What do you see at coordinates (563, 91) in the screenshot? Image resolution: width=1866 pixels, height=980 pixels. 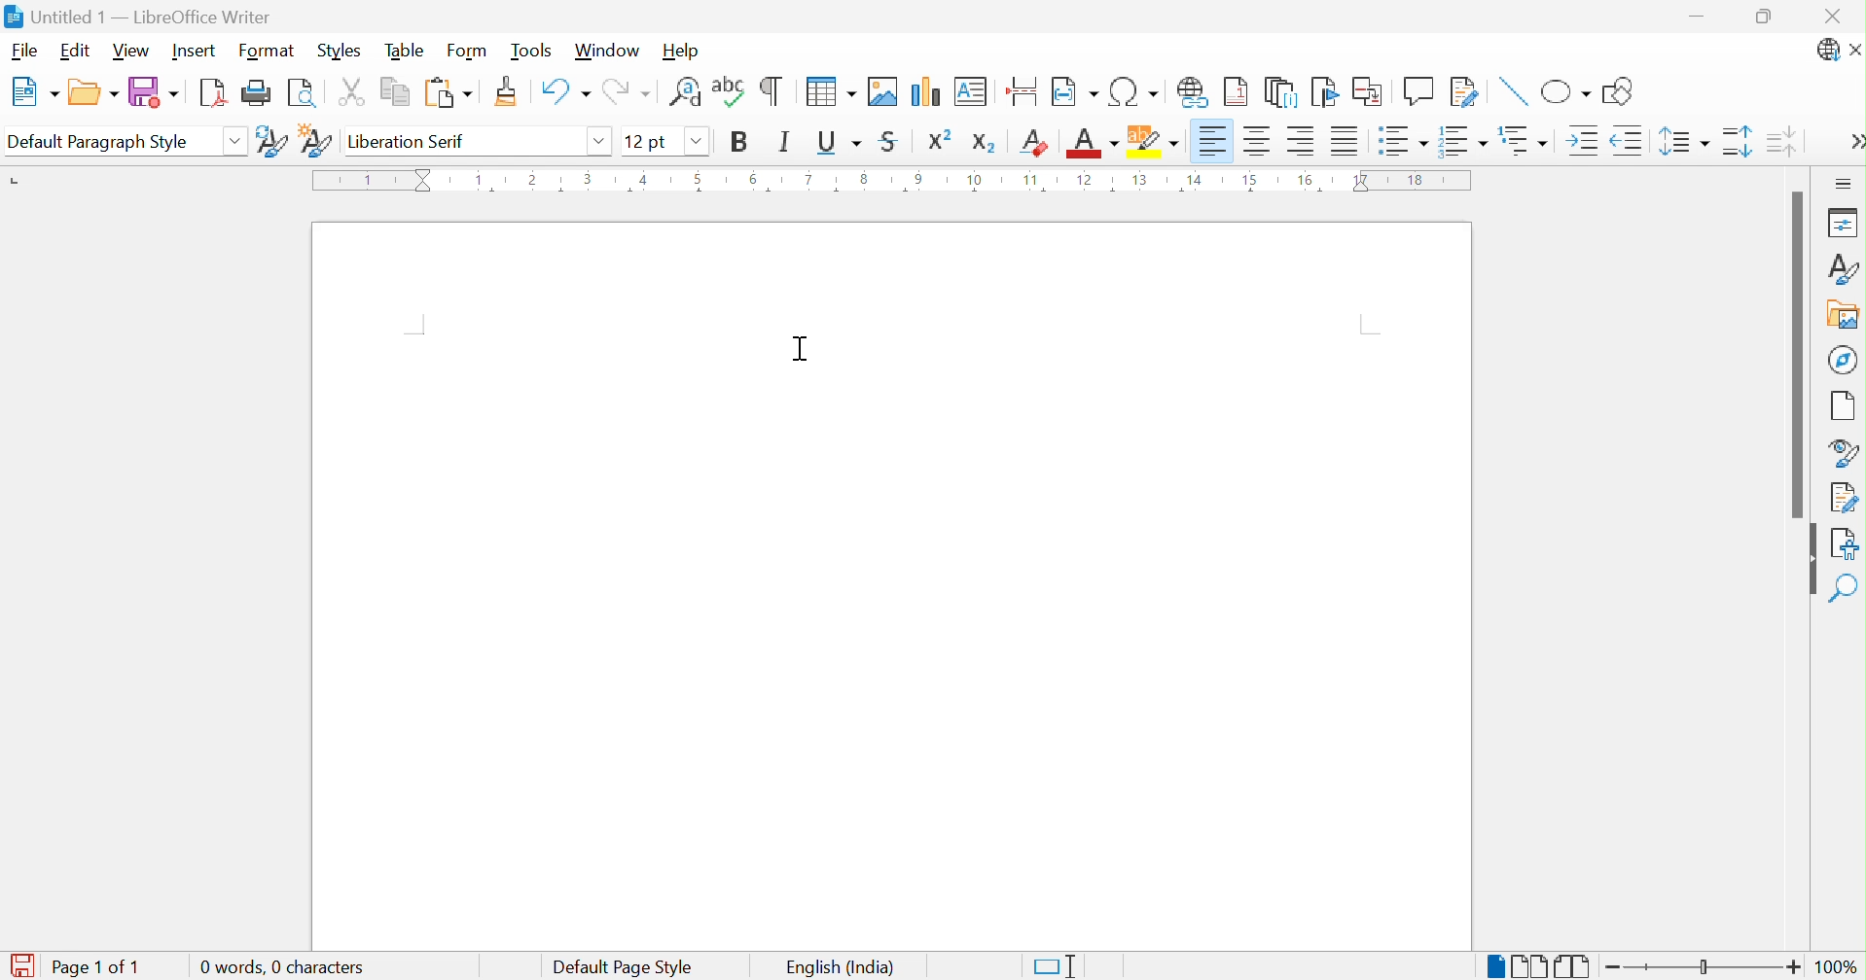 I see `Undo` at bounding box center [563, 91].